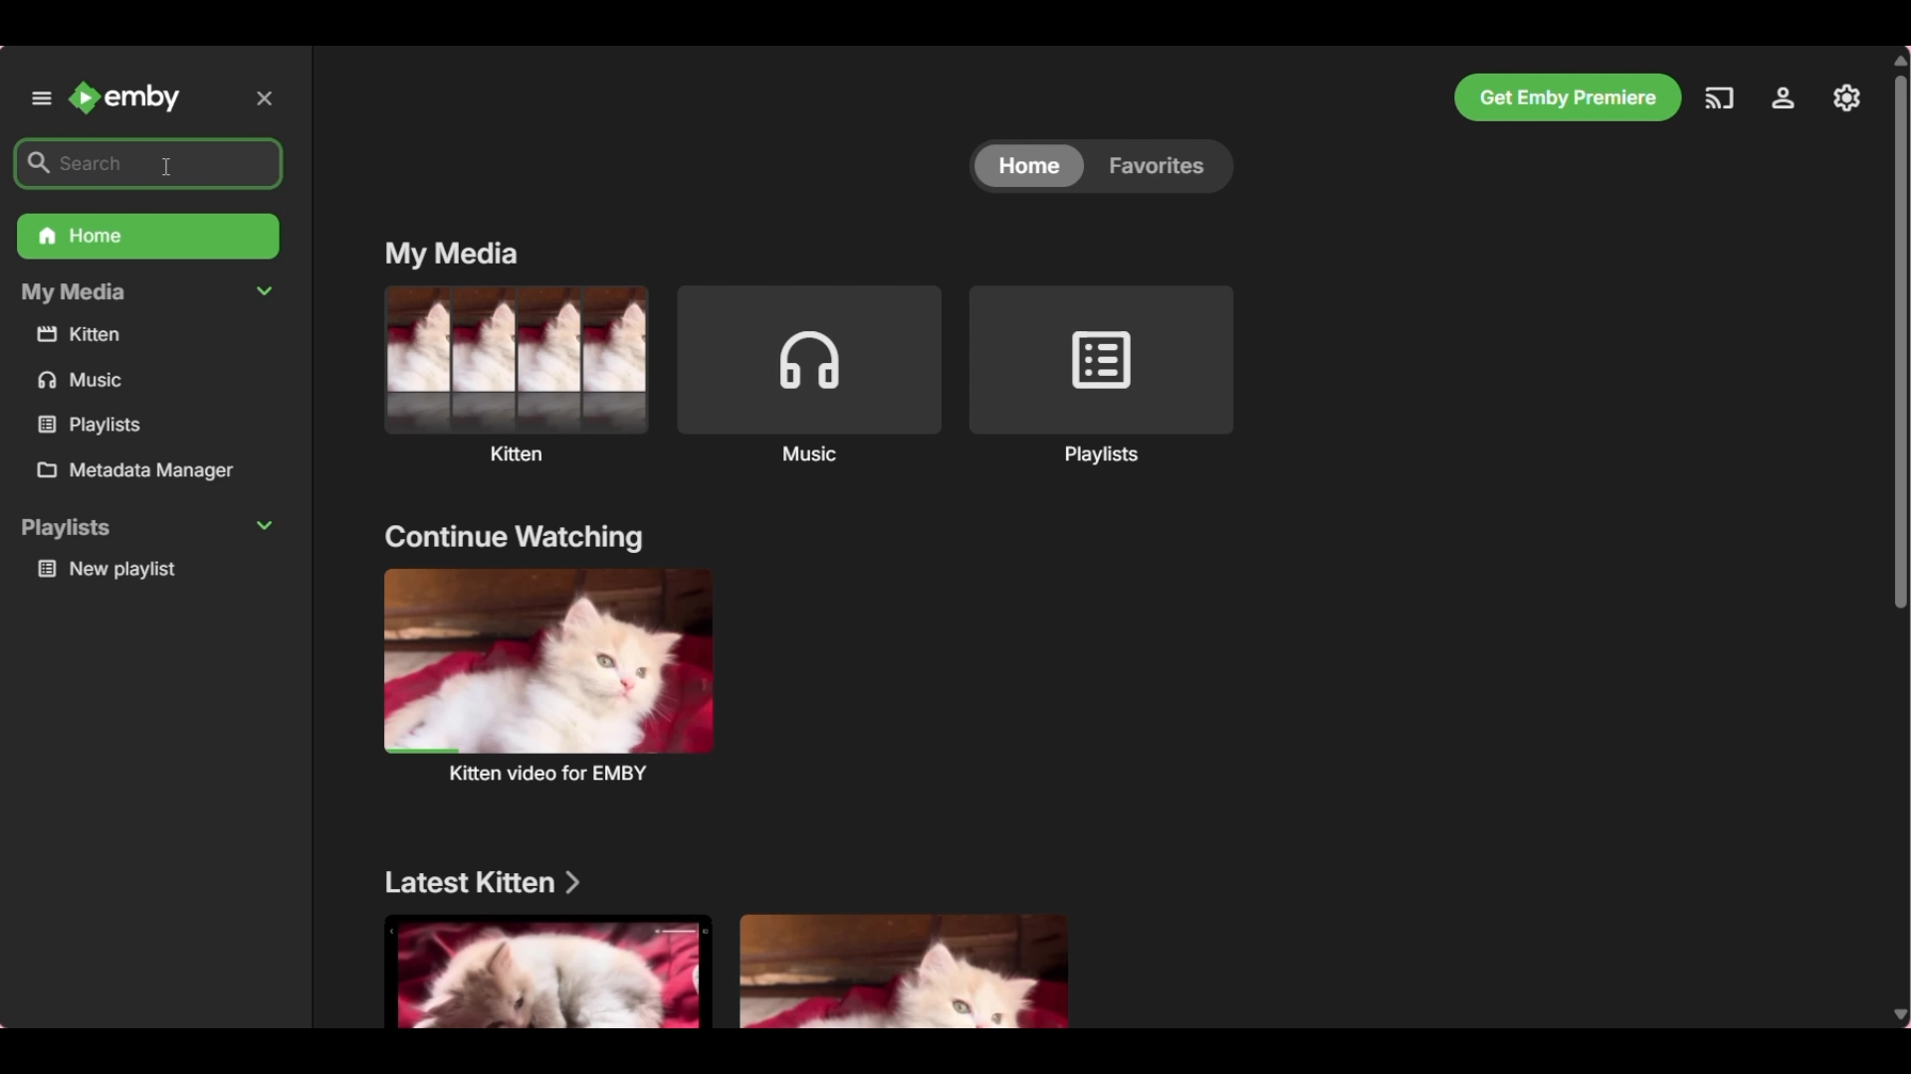  What do you see at coordinates (148, 239) in the screenshot?
I see `Home` at bounding box center [148, 239].